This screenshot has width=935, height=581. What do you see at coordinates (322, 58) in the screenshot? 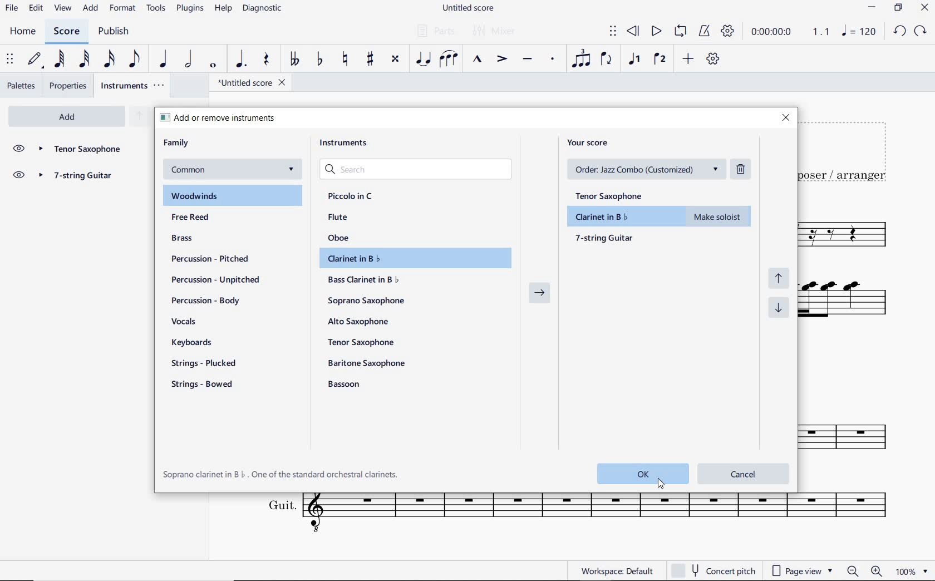
I see `TOGGLE FLAT` at bounding box center [322, 58].